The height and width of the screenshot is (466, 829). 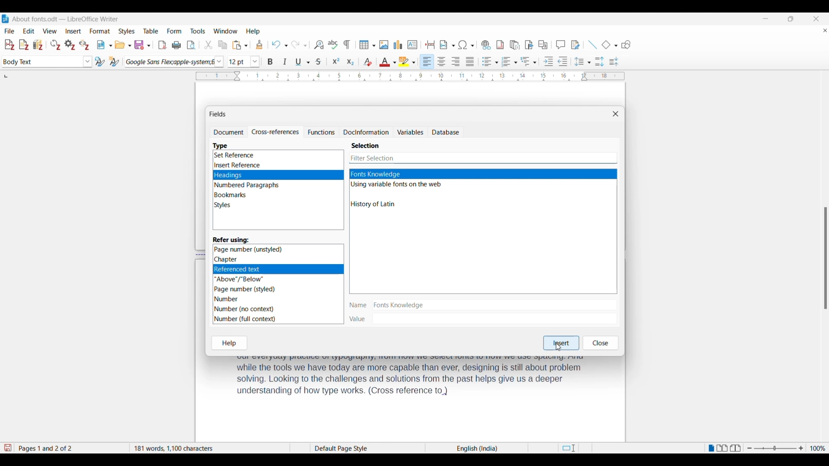 I want to click on Current basic shape and other basic shape options, so click(x=609, y=44).